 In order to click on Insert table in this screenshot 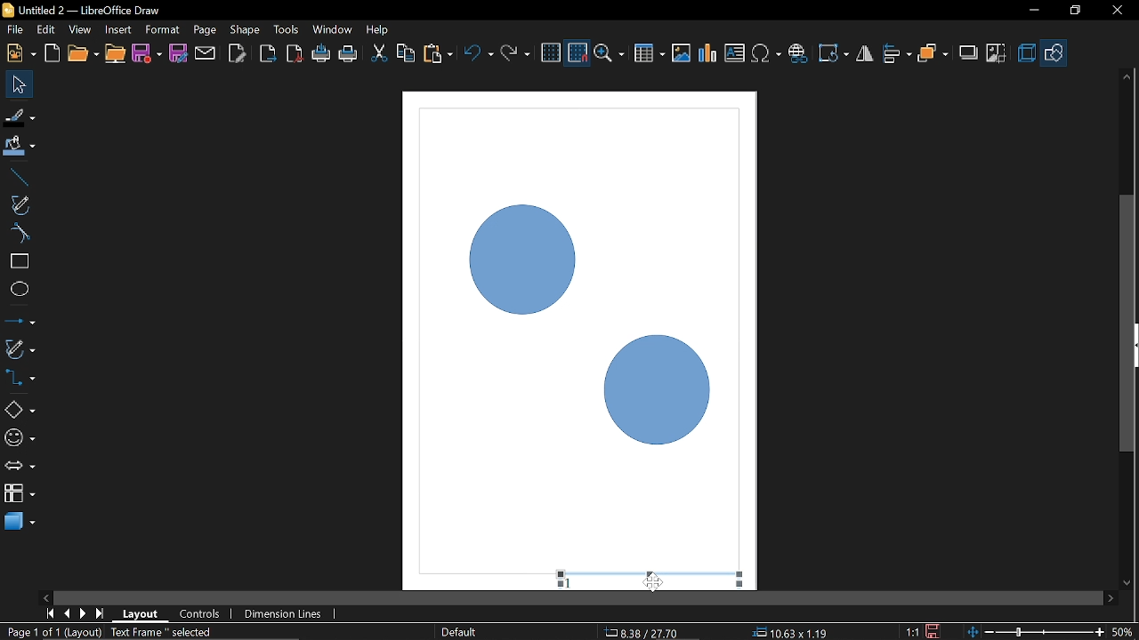, I will do `click(650, 54)`.